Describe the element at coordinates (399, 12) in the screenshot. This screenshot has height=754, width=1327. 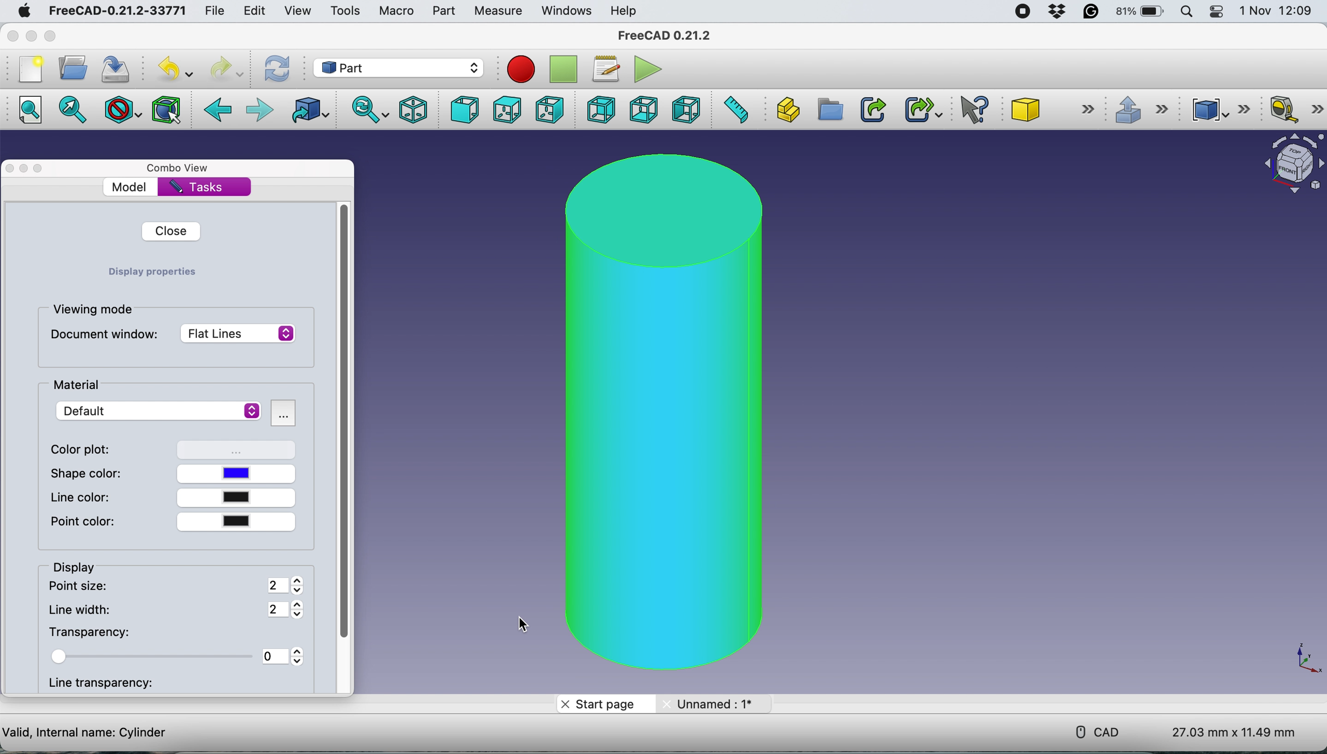
I see `macro` at that location.